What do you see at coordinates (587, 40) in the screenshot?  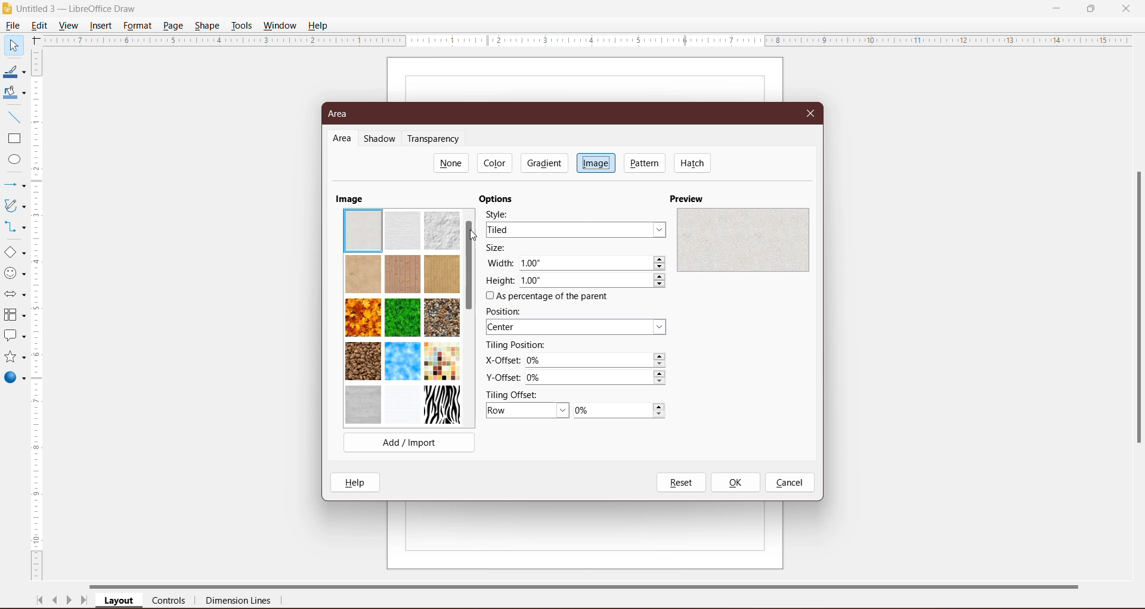 I see `Horizontal Ruler` at bounding box center [587, 40].